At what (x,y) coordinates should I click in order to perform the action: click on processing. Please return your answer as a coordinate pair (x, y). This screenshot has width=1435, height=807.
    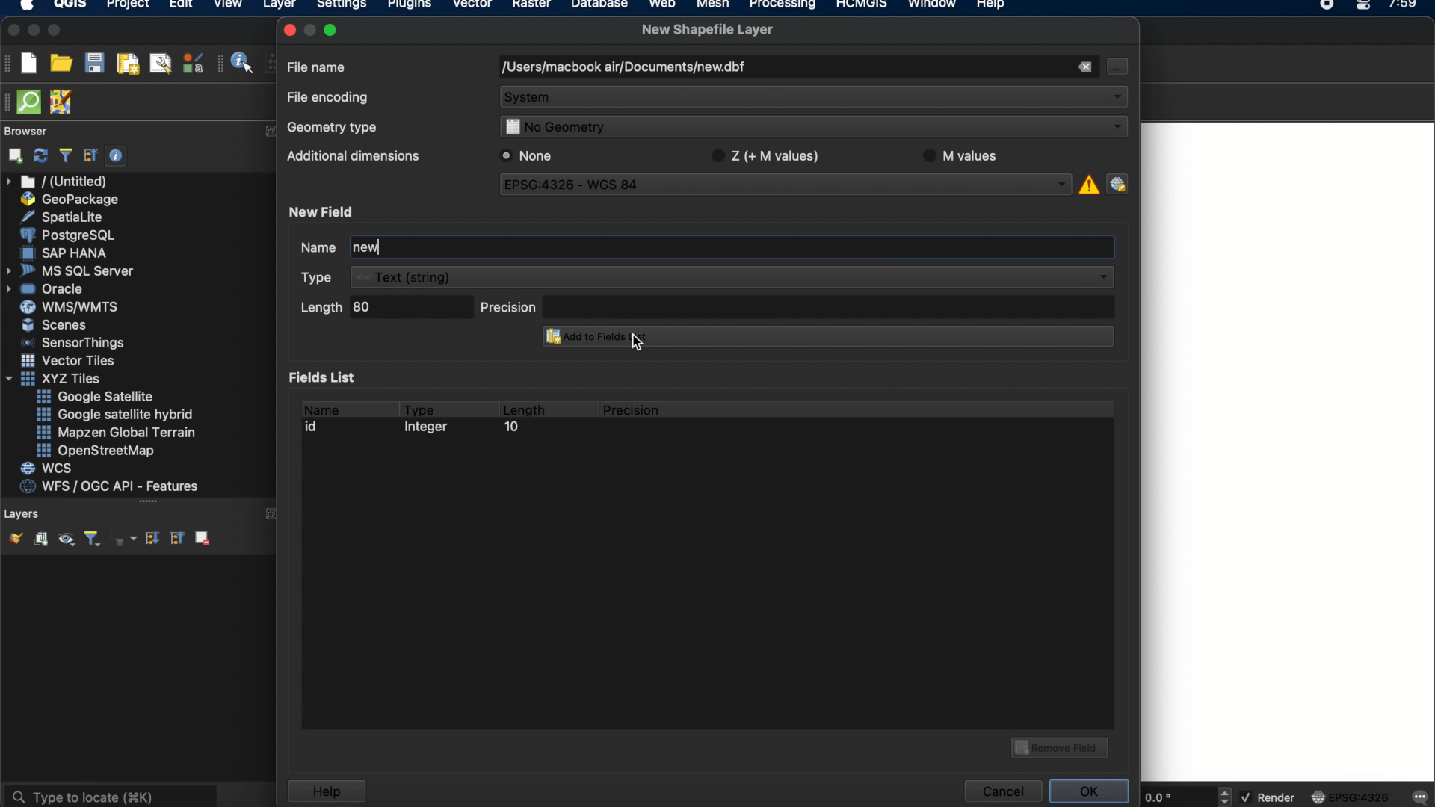
    Looking at the image, I should click on (786, 6).